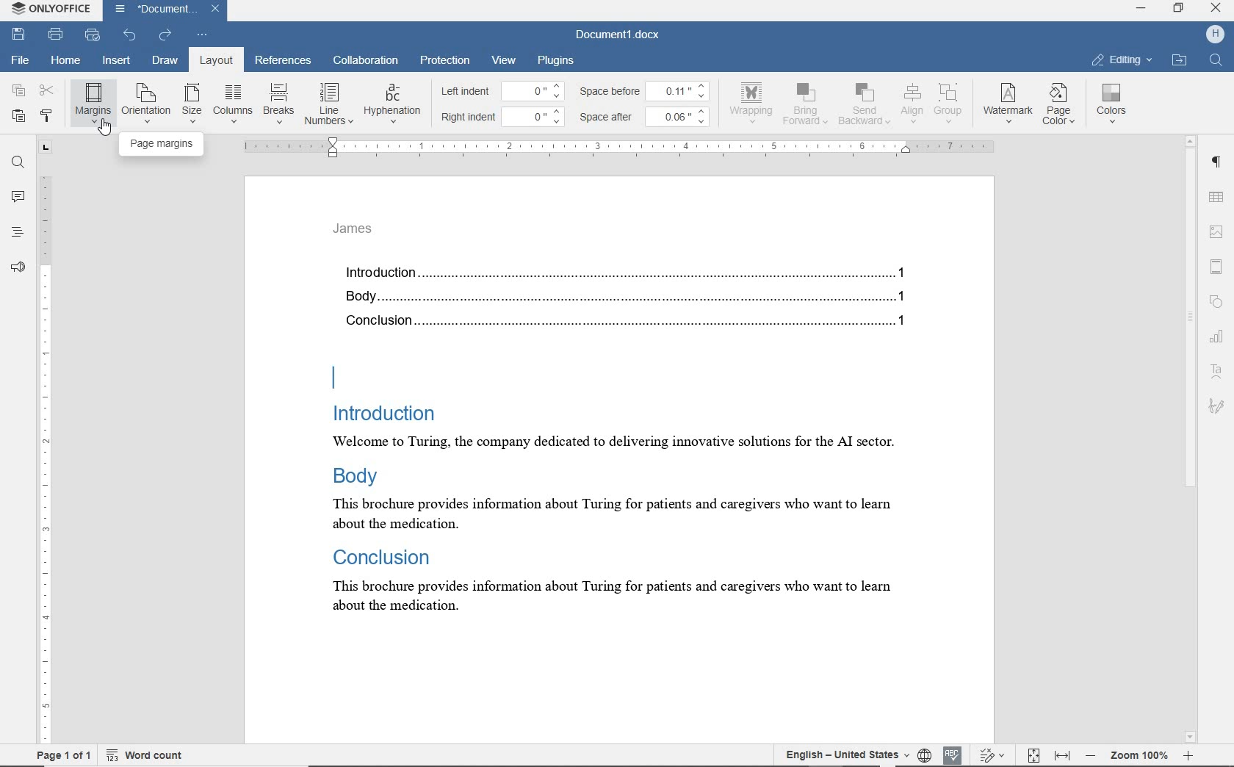  What do you see at coordinates (558, 60) in the screenshot?
I see `plugins` at bounding box center [558, 60].